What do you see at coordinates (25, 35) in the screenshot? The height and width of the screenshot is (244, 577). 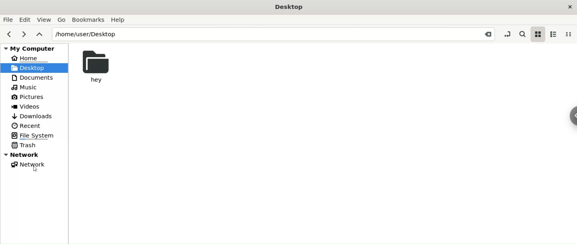 I see `next` at bounding box center [25, 35].